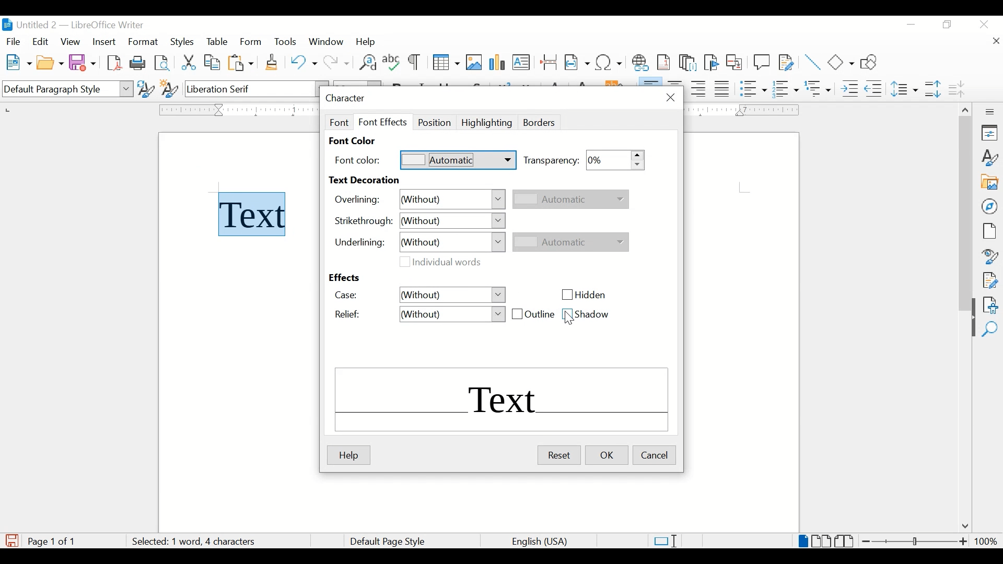  Describe the element at coordinates (915, 541) in the screenshot. I see `zoom slider` at that location.